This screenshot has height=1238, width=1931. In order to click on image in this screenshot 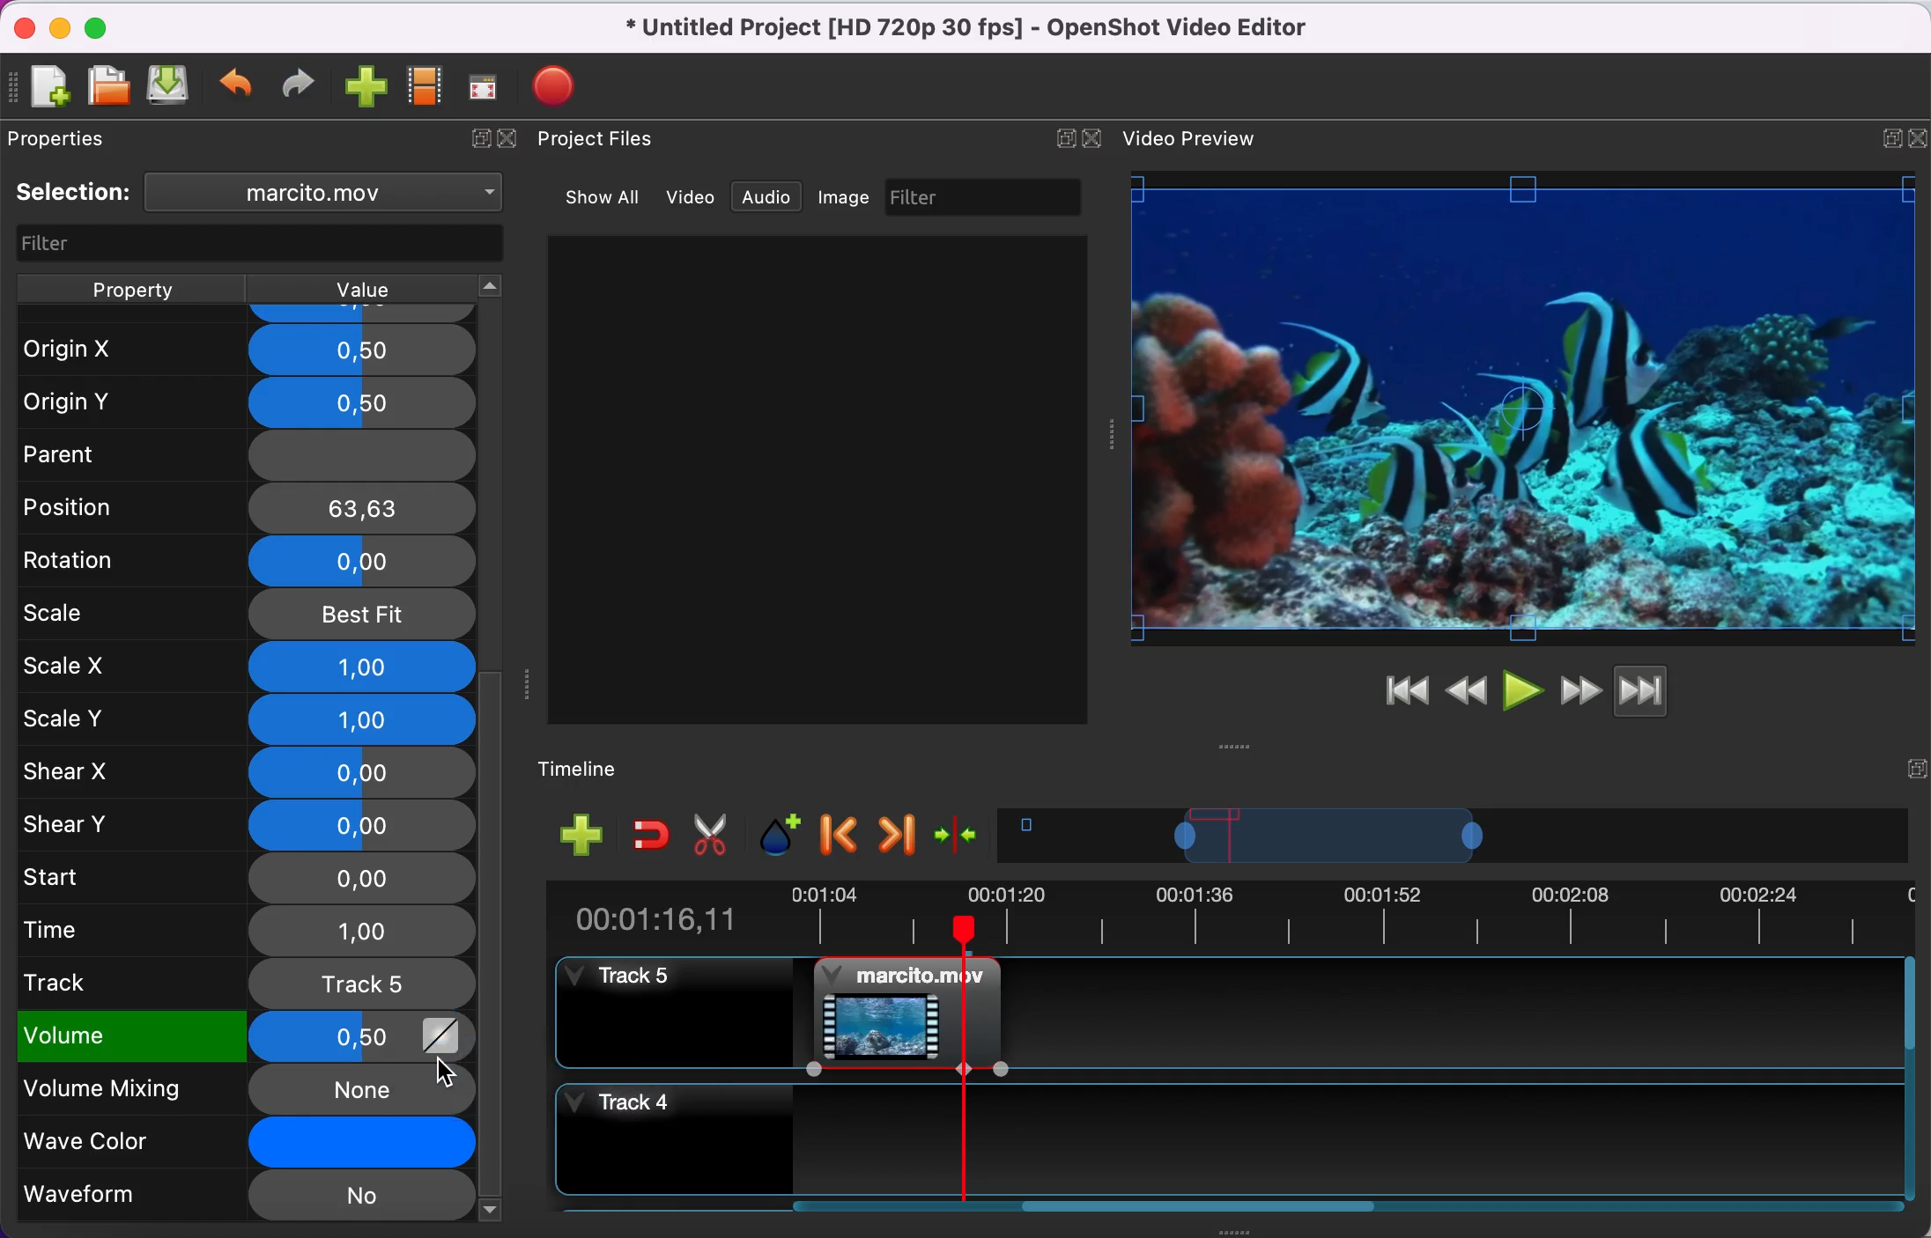, I will do `click(849, 198)`.